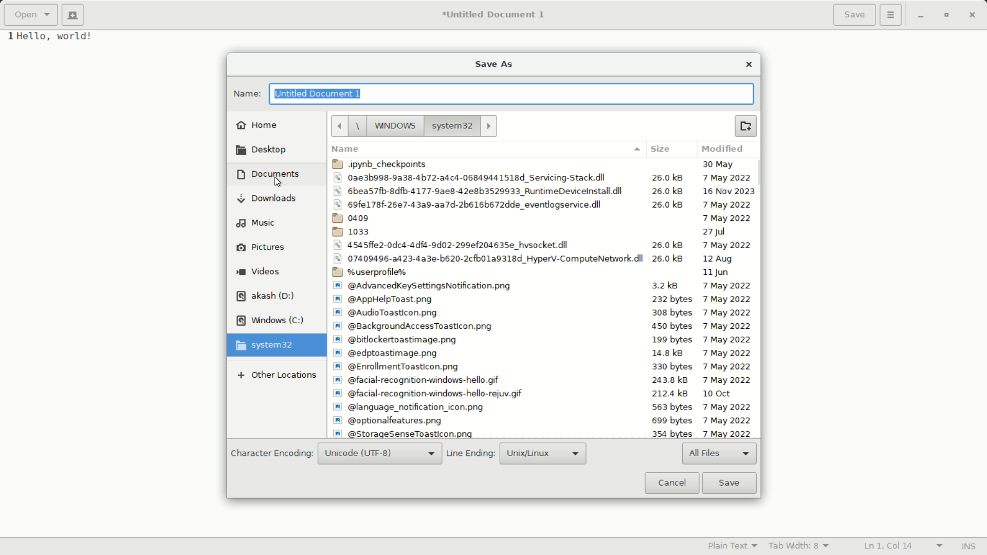  Describe the element at coordinates (485, 150) in the screenshot. I see `name` at that location.